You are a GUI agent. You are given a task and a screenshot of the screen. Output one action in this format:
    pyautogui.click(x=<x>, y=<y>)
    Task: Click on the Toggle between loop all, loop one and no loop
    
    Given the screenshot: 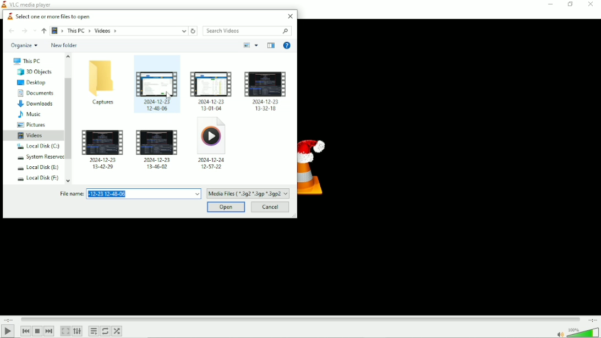 What is the action you would take?
    pyautogui.click(x=105, y=331)
    